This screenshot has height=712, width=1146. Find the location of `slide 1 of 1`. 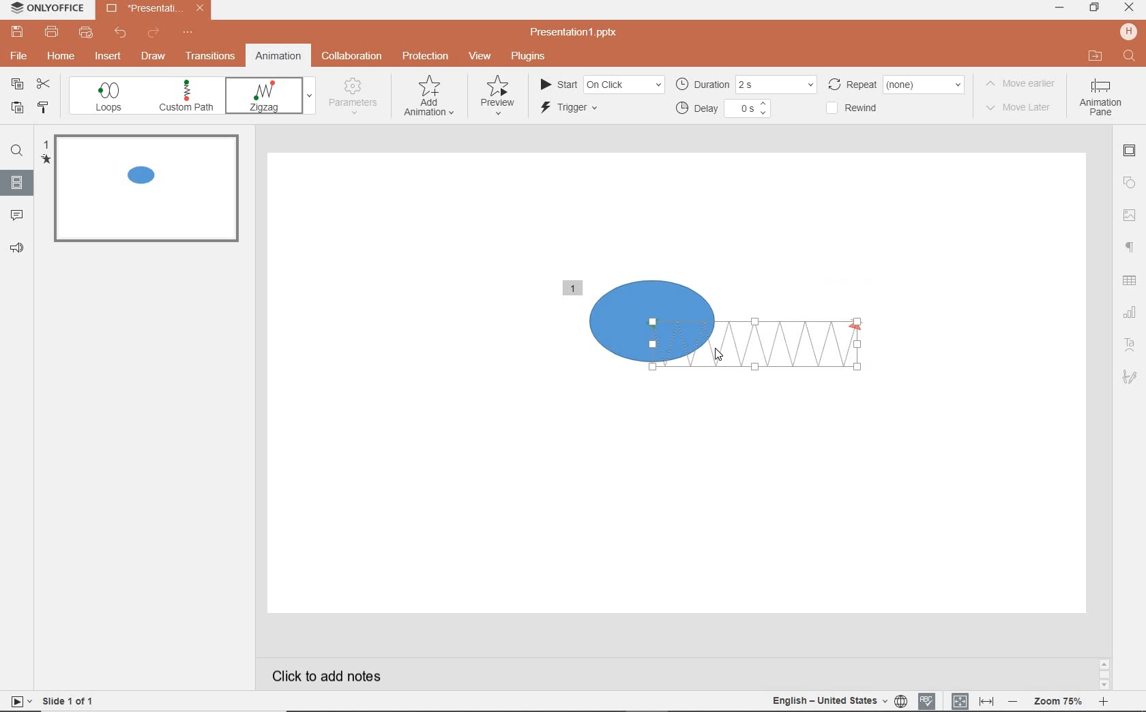

slide 1 of 1 is located at coordinates (72, 703).